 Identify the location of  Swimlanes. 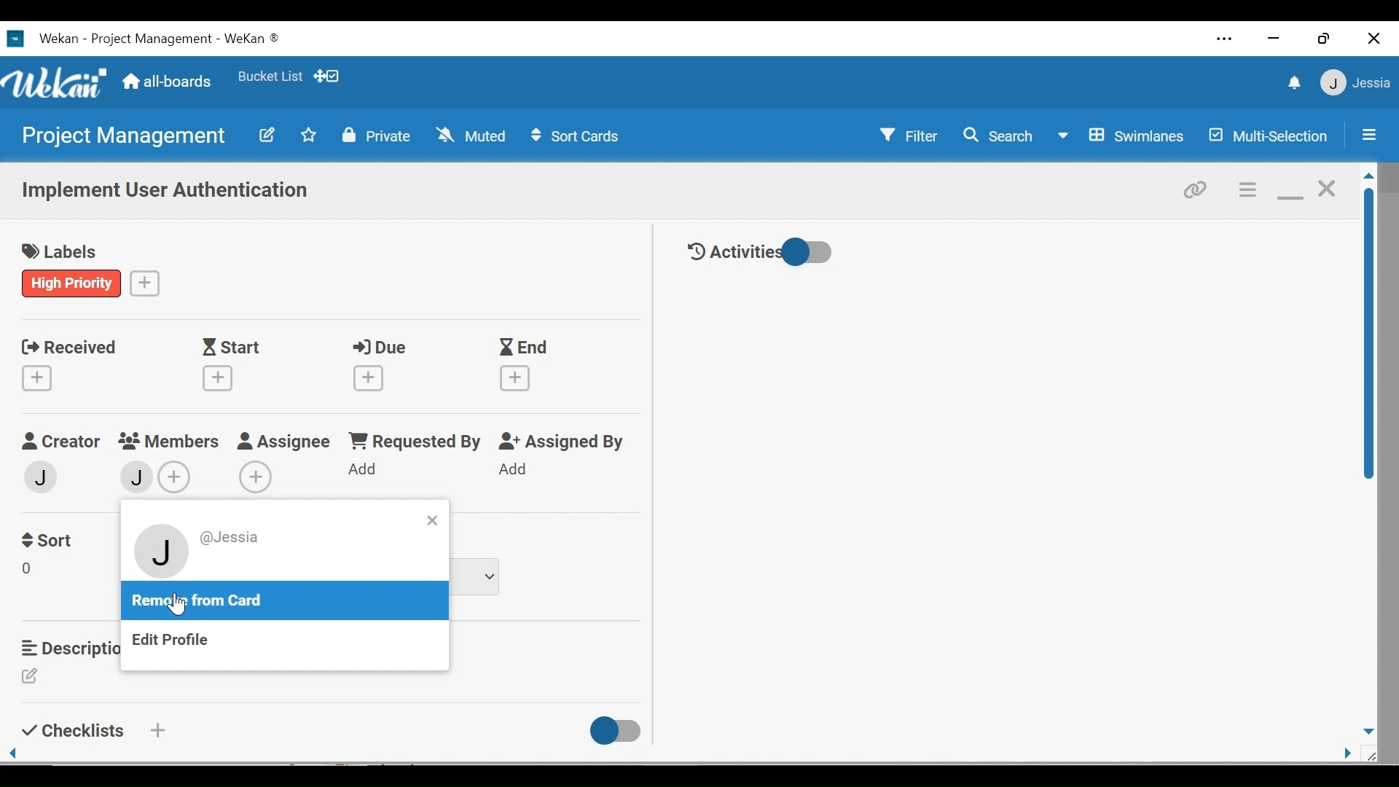
(1124, 137).